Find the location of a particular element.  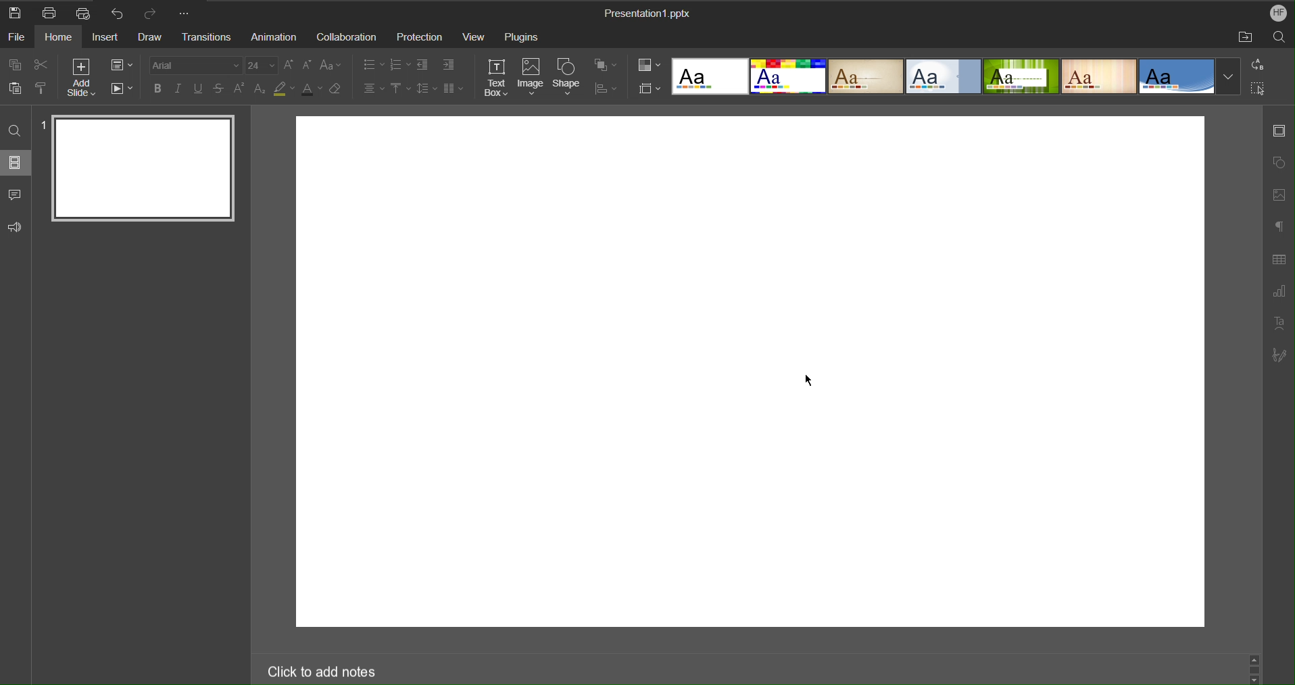

More is located at coordinates (186, 12).